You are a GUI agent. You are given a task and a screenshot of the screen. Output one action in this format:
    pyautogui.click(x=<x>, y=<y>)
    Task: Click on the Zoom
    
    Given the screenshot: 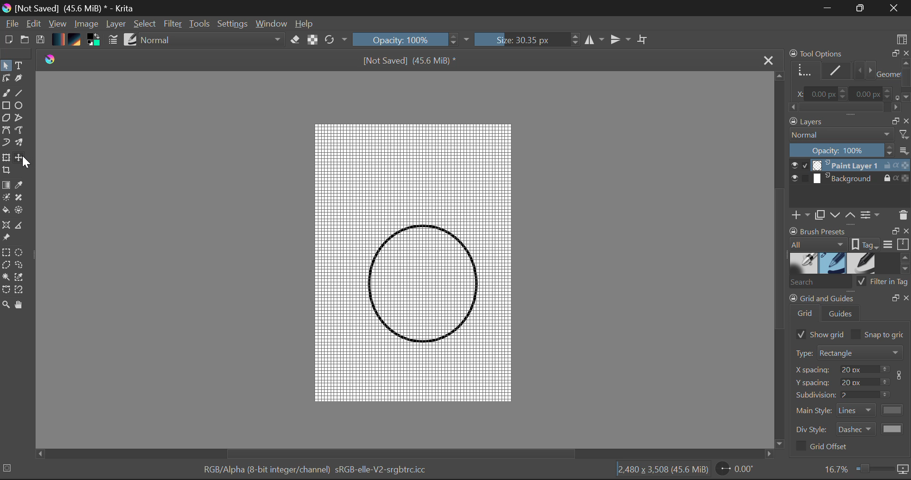 What is the action you would take?
    pyautogui.click(x=865, y=470)
    